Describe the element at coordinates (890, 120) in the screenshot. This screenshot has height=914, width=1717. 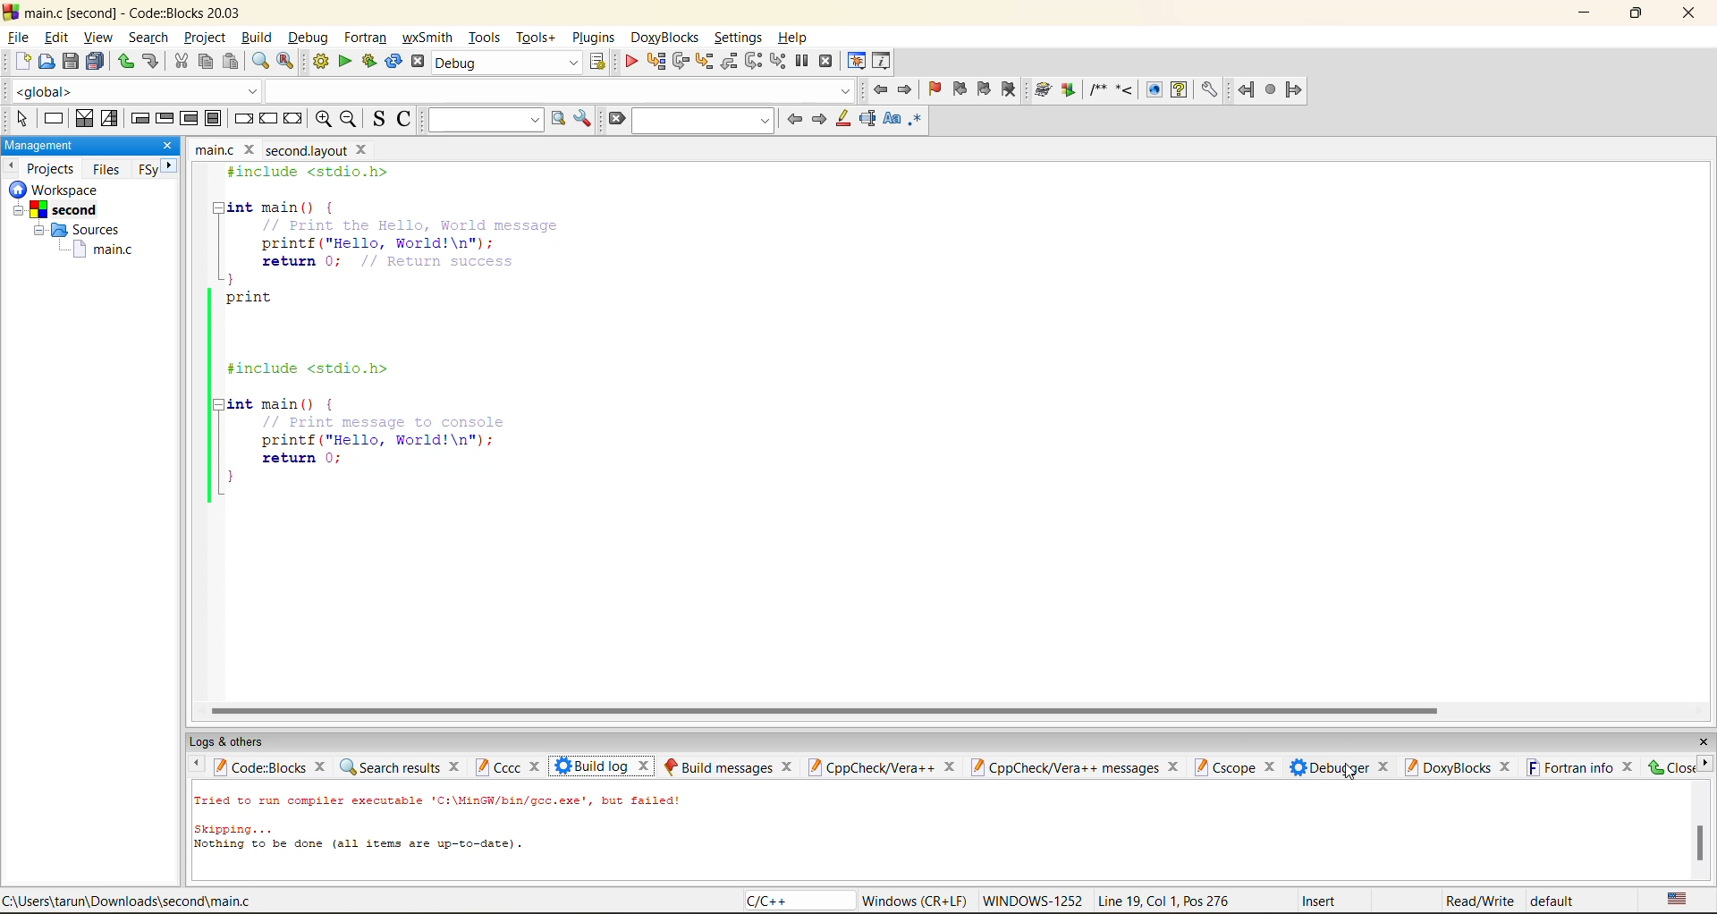
I see `match case` at that location.